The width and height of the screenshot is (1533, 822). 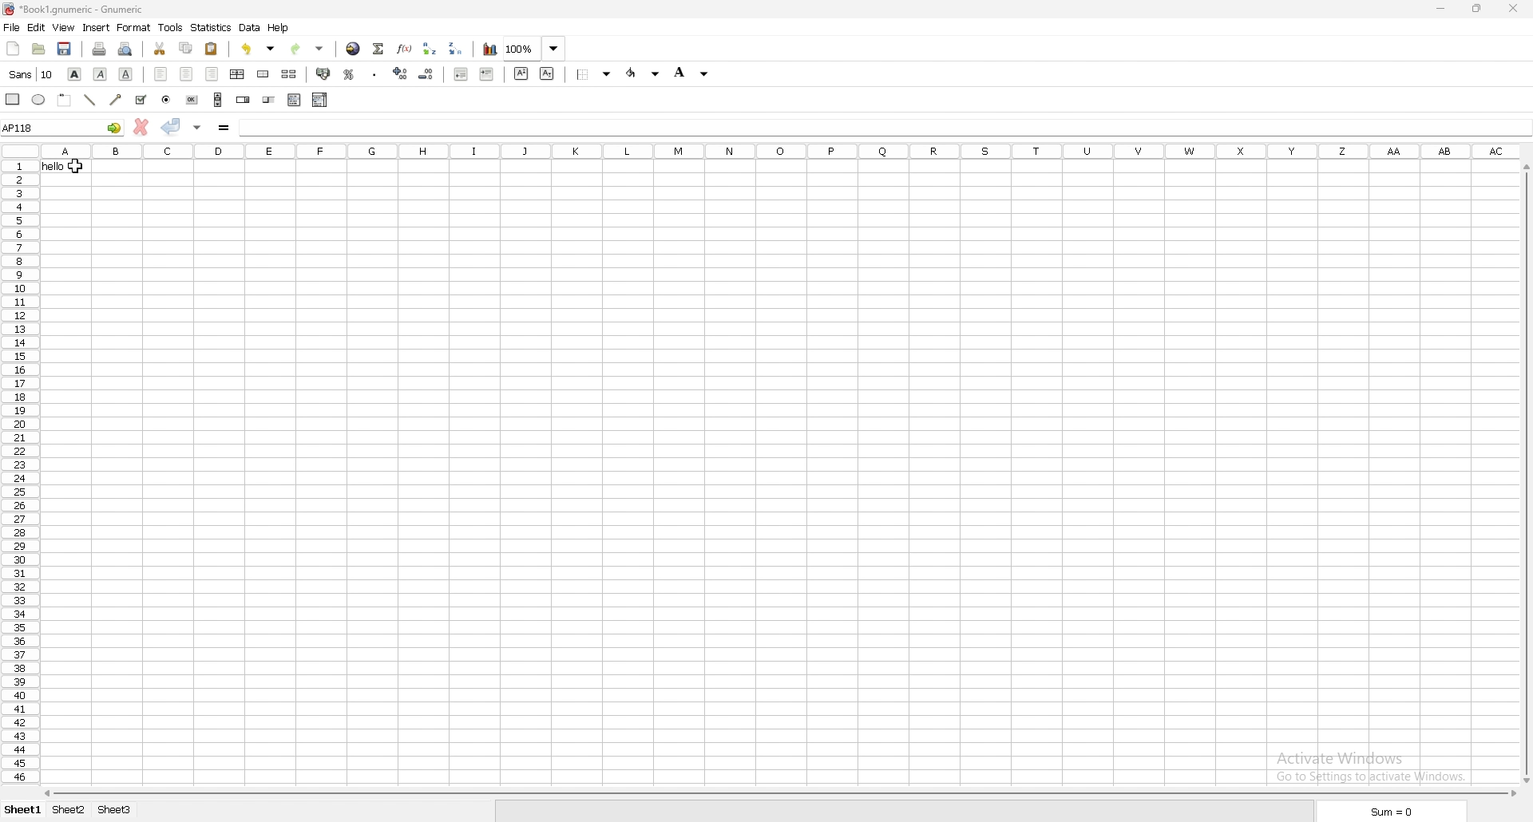 I want to click on border, so click(x=595, y=73).